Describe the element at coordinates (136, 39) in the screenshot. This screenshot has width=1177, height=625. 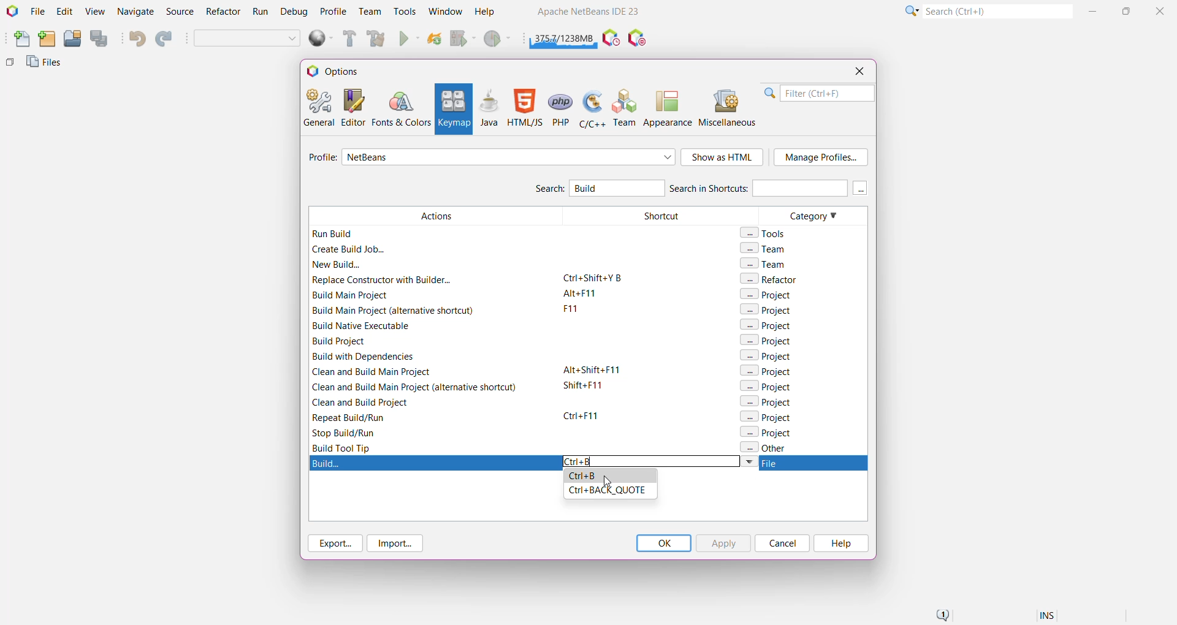
I see `Undo` at that location.